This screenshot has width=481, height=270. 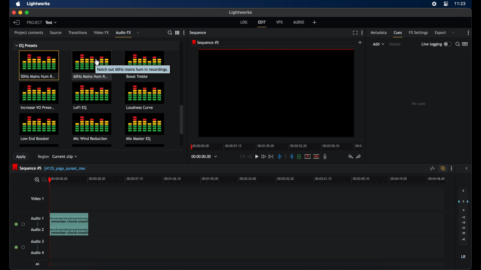 I want to click on fx settings, so click(x=418, y=33).